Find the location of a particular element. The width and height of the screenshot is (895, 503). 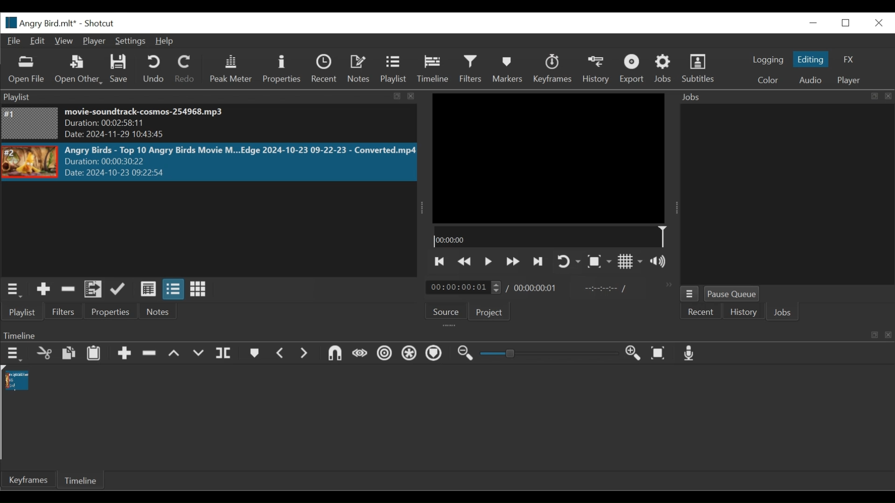

Play quickly forward is located at coordinates (511, 262).